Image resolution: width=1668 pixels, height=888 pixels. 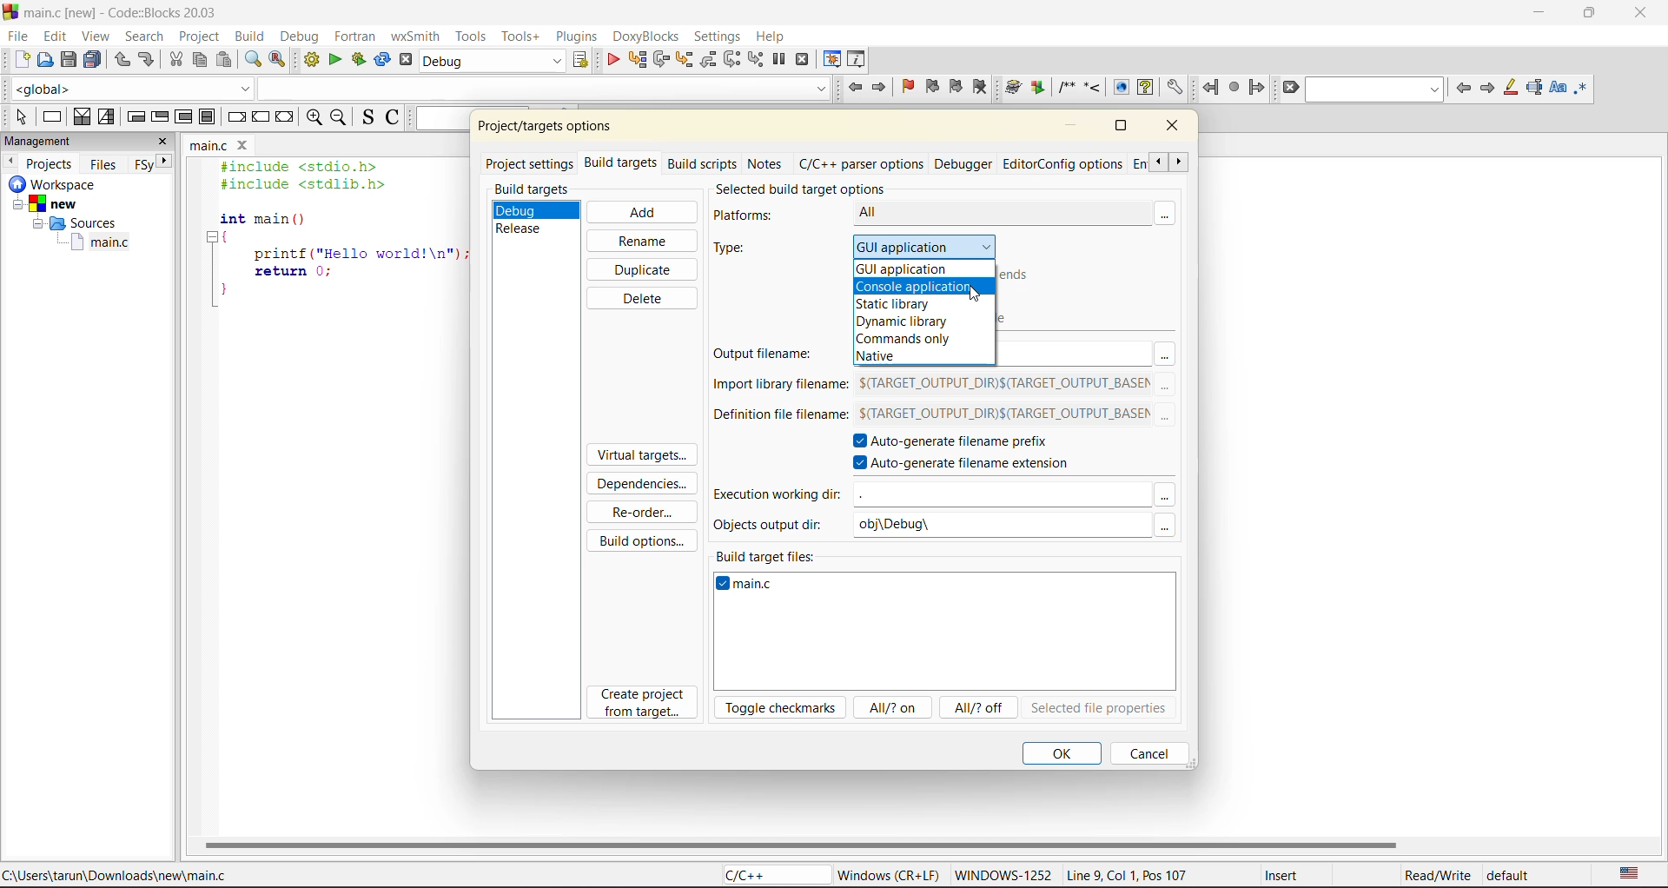 I want to click on next bookmark, so click(x=955, y=85).